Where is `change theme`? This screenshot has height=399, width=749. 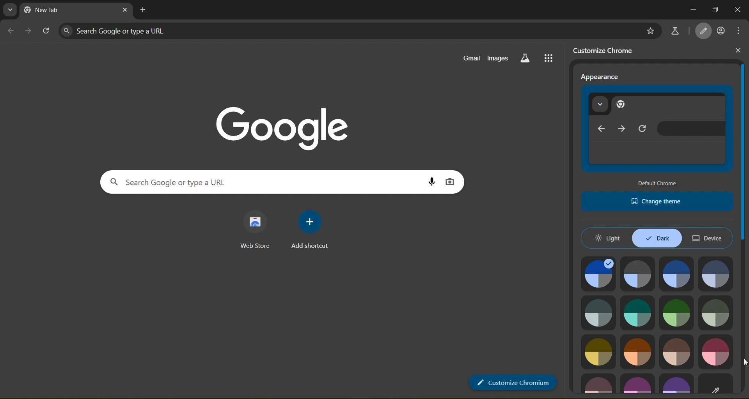
change theme is located at coordinates (660, 201).